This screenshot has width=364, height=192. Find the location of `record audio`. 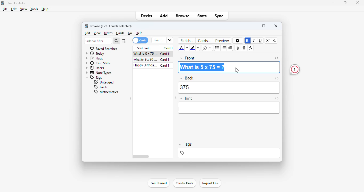

record audio is located at coordinates (244, 48).